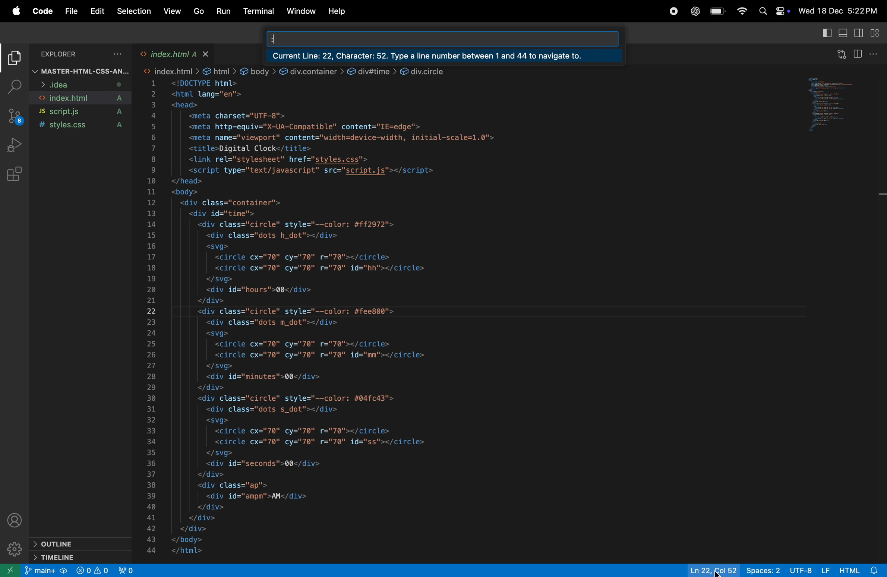 The height and width of the screenshot is (577, 887). Describe the element at coordinates (672, 13) in the screenshot. I see `record` at that location.